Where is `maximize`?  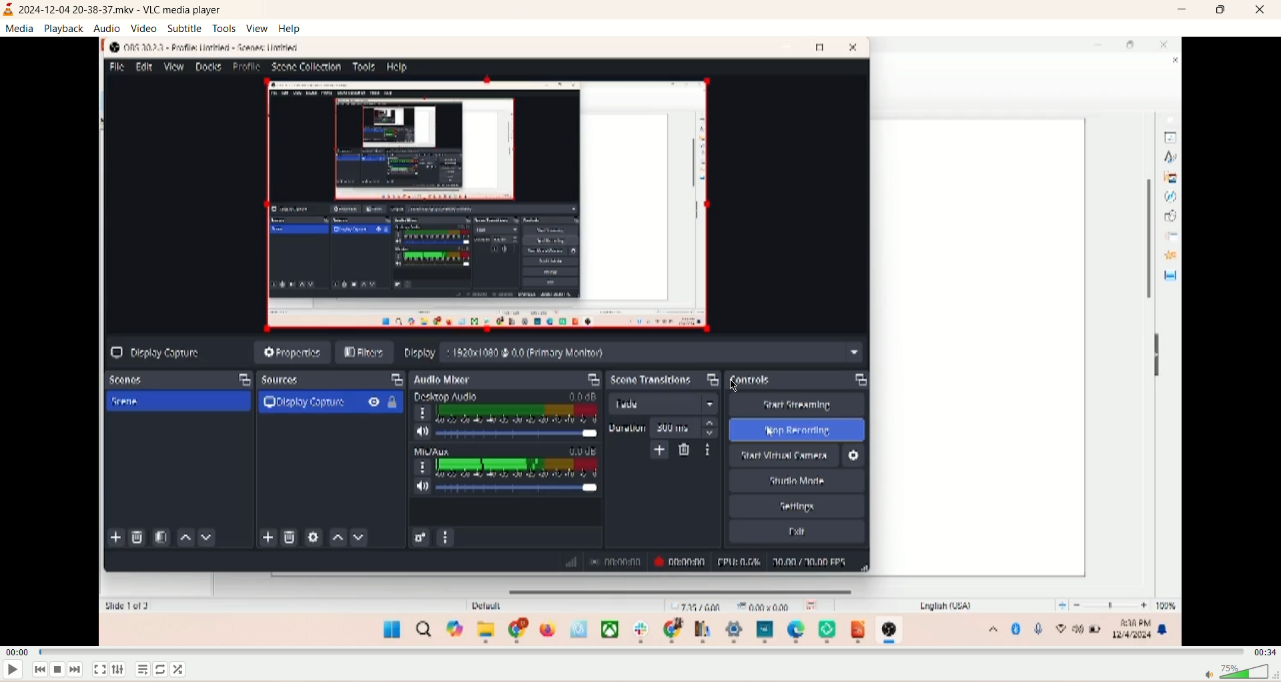
maximize is located at coordinates (1222, 10).